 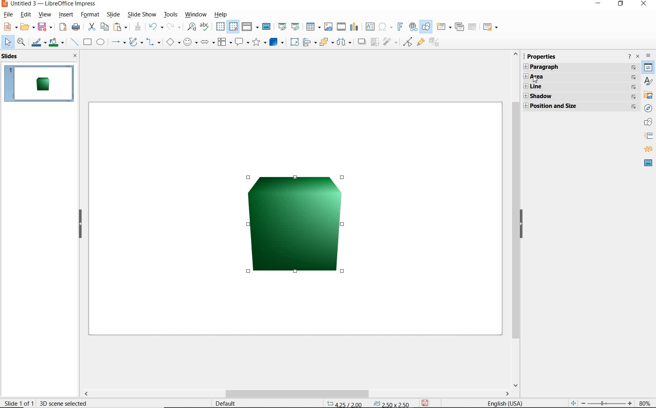 I want to click on slide show, so click(x=143, y=14).